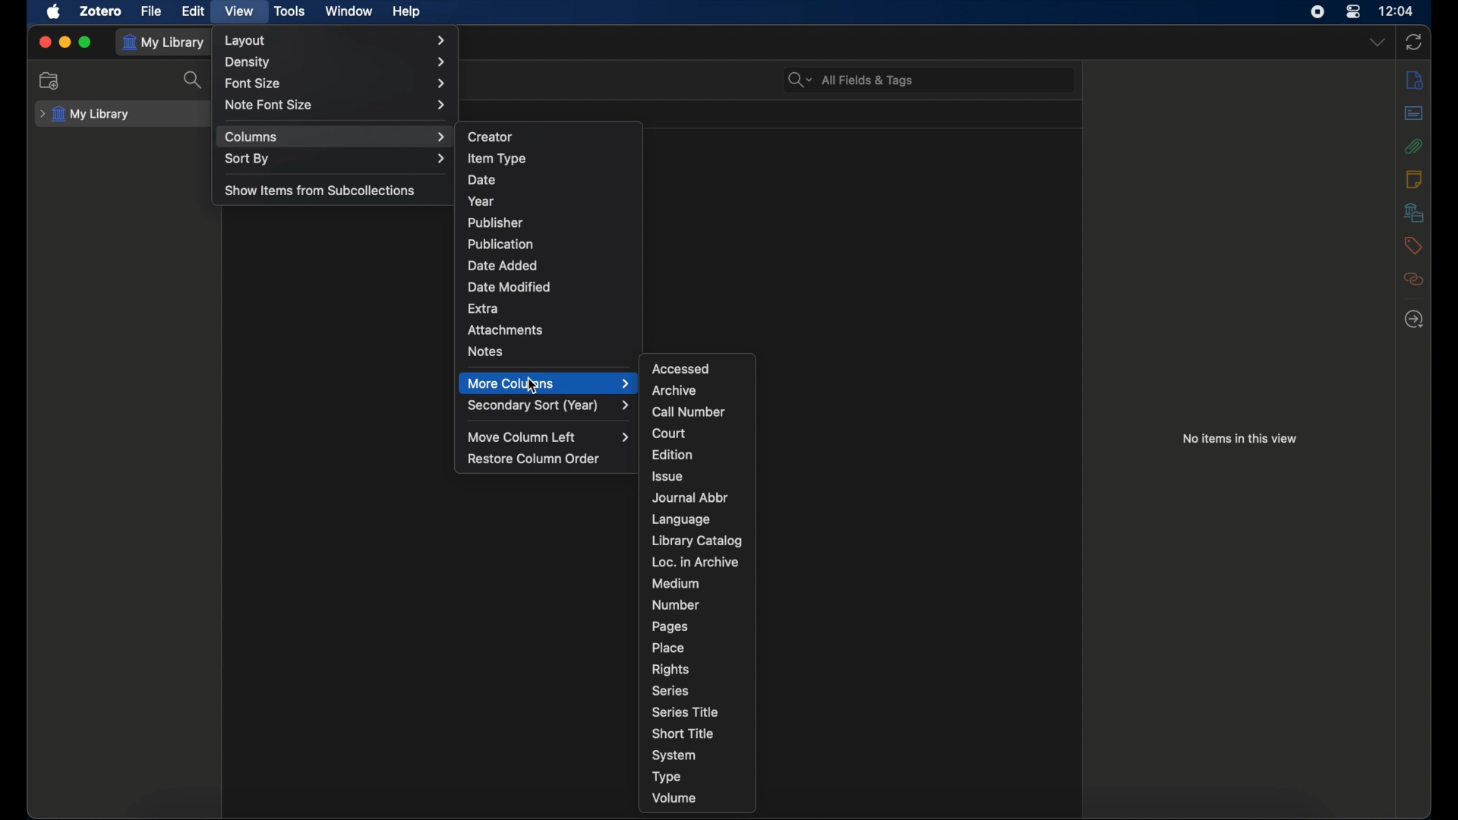 This screenshot has height=820, width=1458. I want to click on tools, so click(290, 11).